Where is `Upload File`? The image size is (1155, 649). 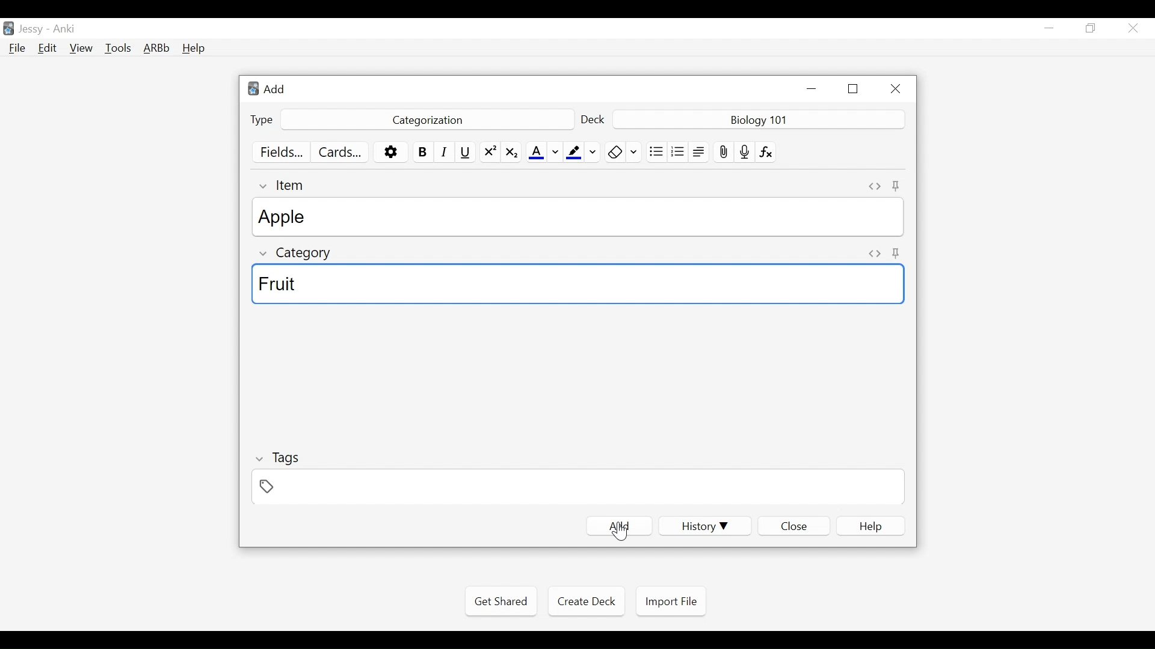
Upload File is located at coordinates (723, 152).